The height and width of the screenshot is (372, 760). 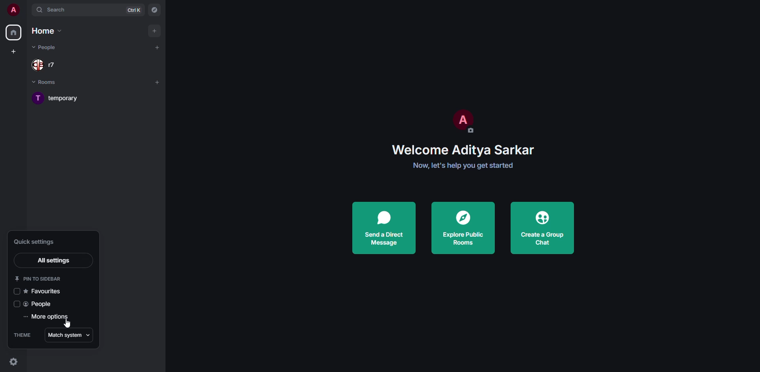 What do you see at coordinates (464, 150) in the screenshot?
I see `welcome` at bounding box center [464, 150].